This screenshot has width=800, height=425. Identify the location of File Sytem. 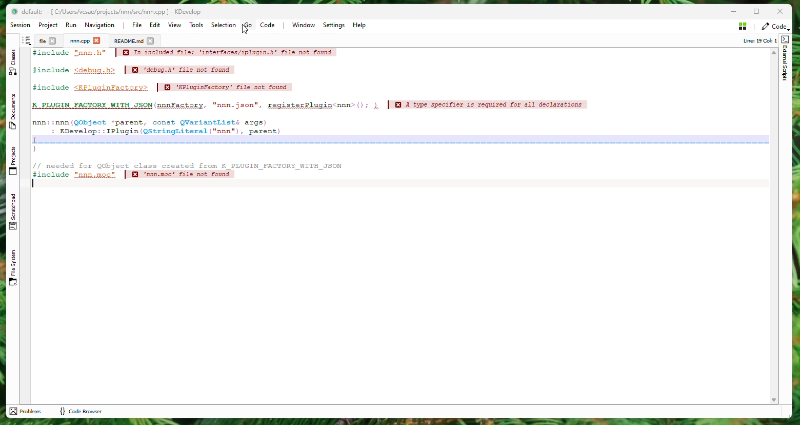
(14, 269).